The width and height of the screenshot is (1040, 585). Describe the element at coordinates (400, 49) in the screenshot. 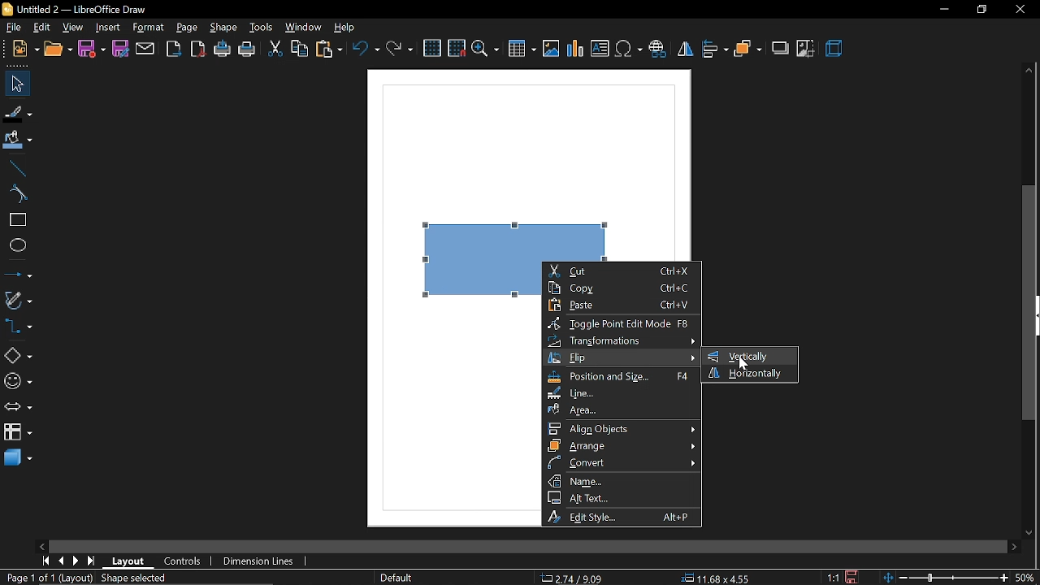

I see `redo` at that location.